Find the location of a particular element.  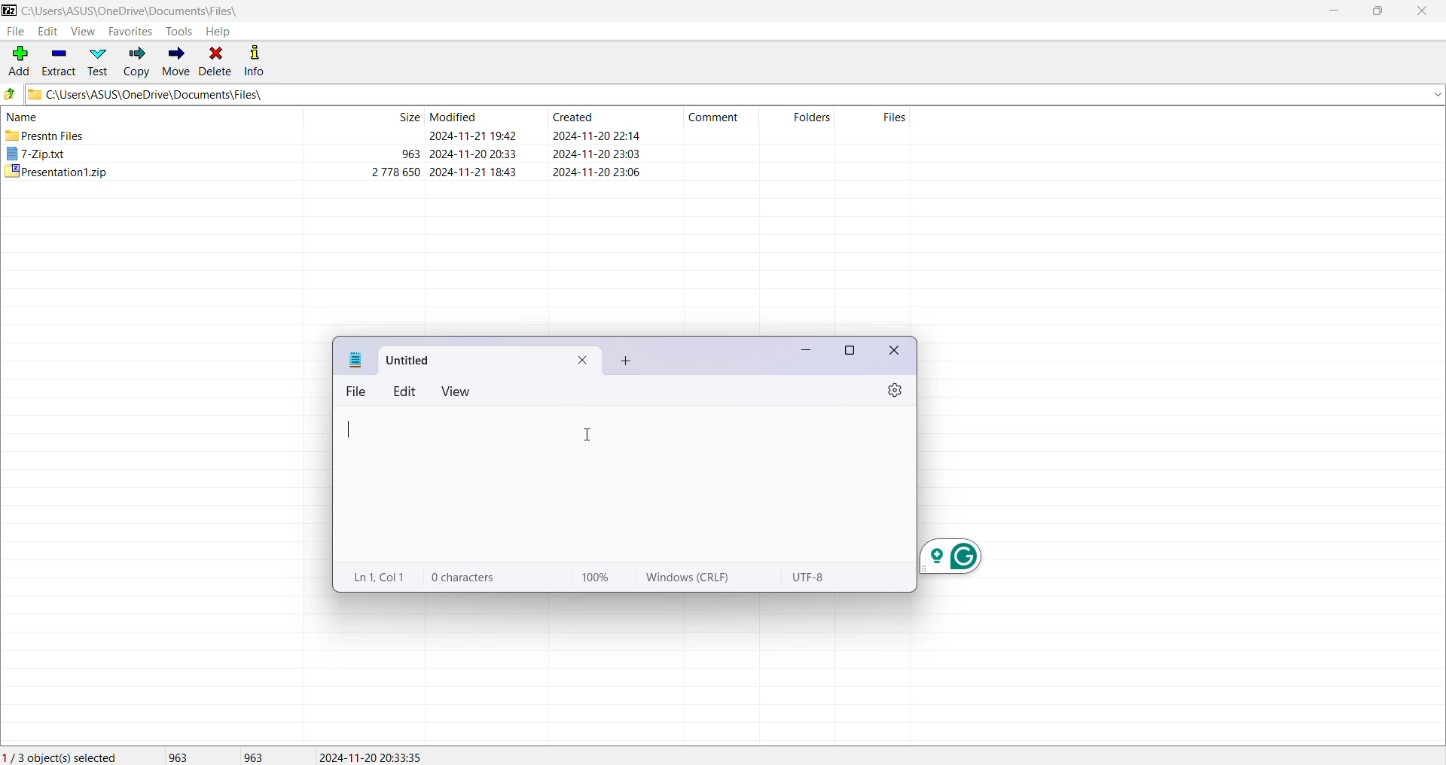

add new tab is located at coordinates (627, 361).